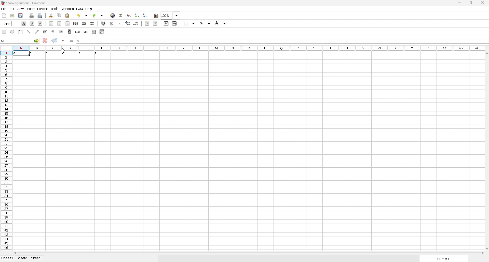 This screenshot has height=262, width=489. What do you see at coordinates (121, 15) in the screenshot?
I see `summation` at bounding box center [121, 15].